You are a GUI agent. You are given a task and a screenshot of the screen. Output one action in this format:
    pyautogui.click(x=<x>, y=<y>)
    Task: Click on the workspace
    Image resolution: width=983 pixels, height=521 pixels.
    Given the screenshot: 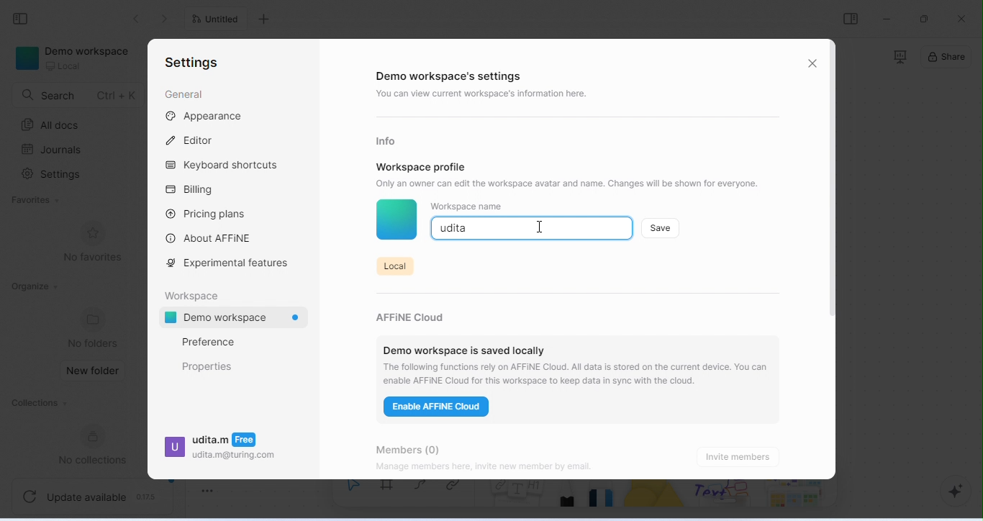 What is the action you would take?
    pyautogui.click(x=195, y=294)
    